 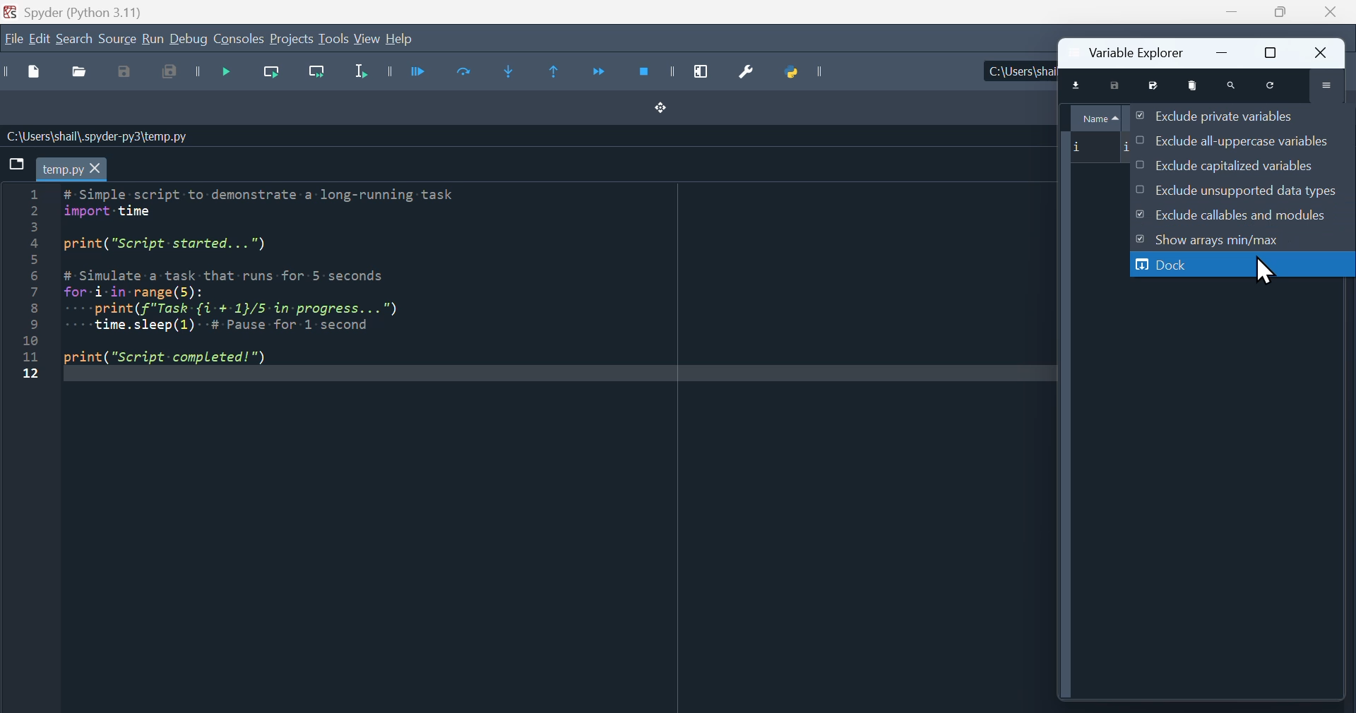 What do you see at coordinates (1328, 85) in the screenshot?
I see `options` at bounding box center [1328, 85].